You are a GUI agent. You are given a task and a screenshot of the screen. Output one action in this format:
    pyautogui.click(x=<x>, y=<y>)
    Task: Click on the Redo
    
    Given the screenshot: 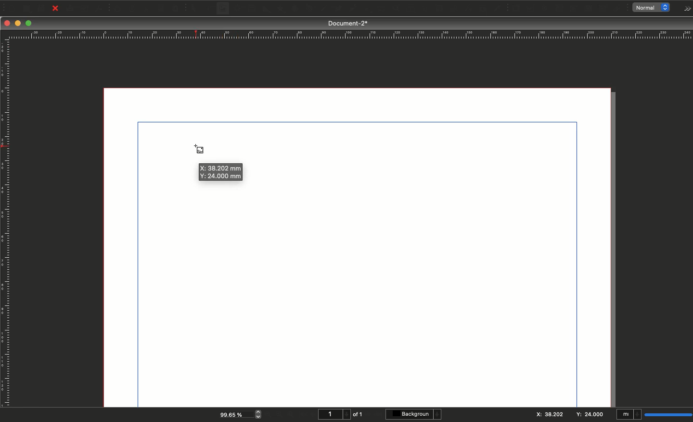 What is the action you would take?
    pyautogui.click(x=132, y=9)
    